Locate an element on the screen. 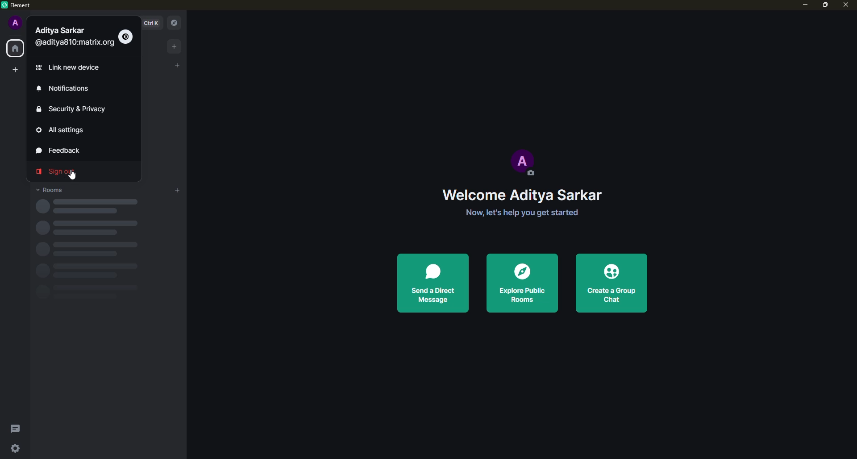  sign out is located at coordinates (54, 172).